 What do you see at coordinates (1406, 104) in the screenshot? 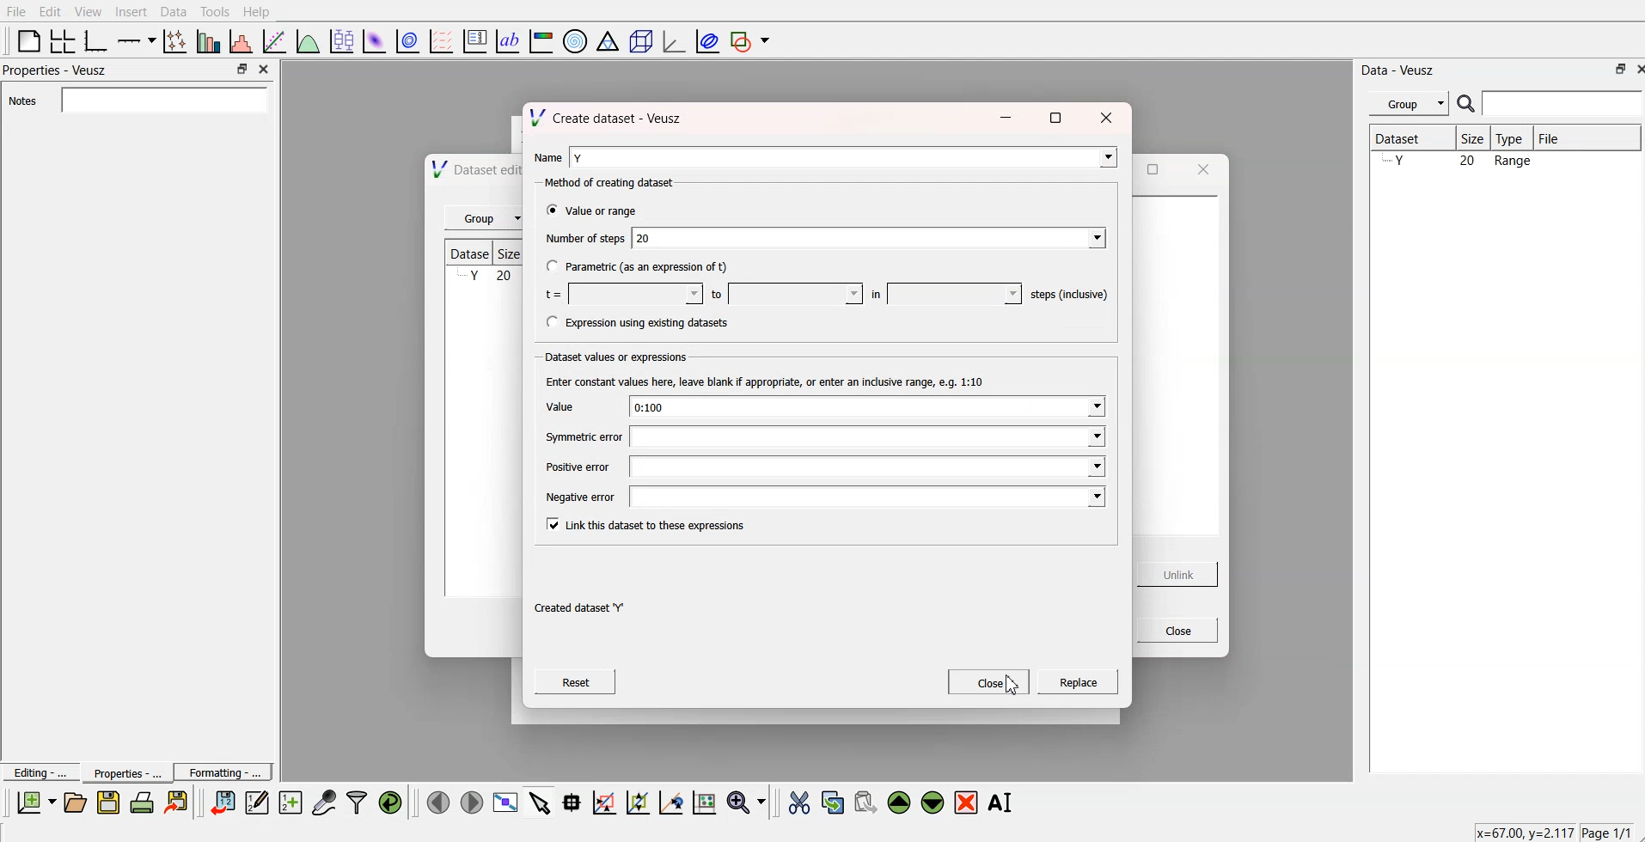
I see `Group` at bounding box center [1406, 104].